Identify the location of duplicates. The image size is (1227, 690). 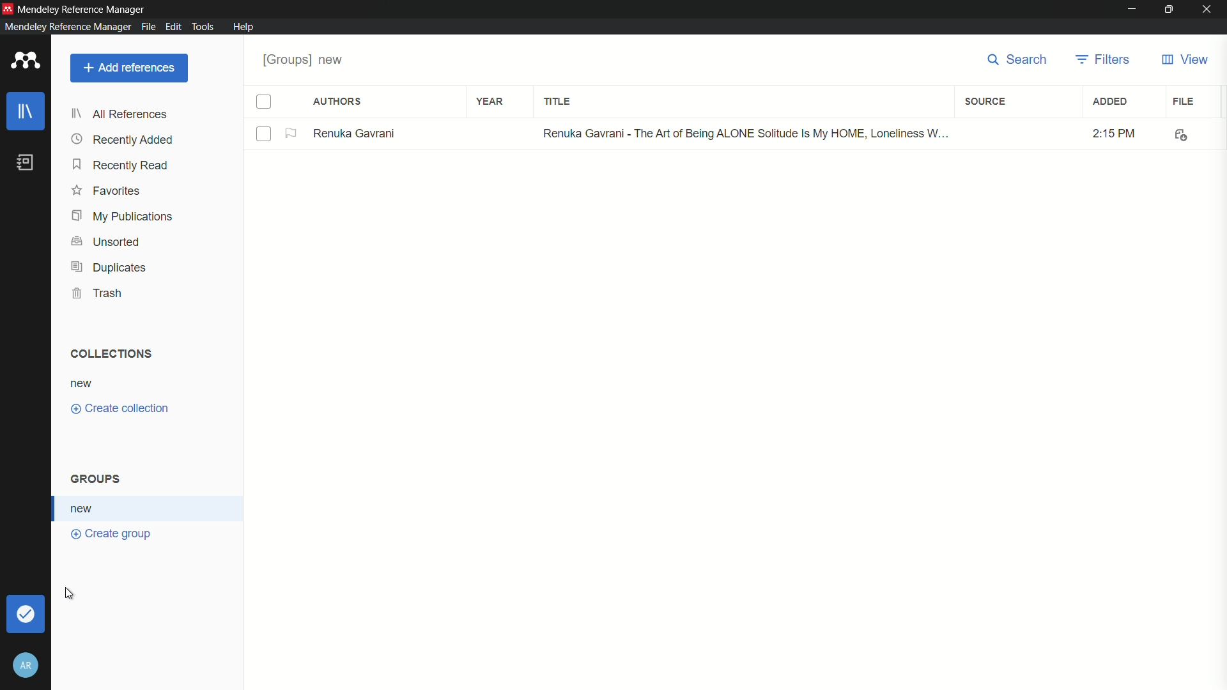
(109, 266).